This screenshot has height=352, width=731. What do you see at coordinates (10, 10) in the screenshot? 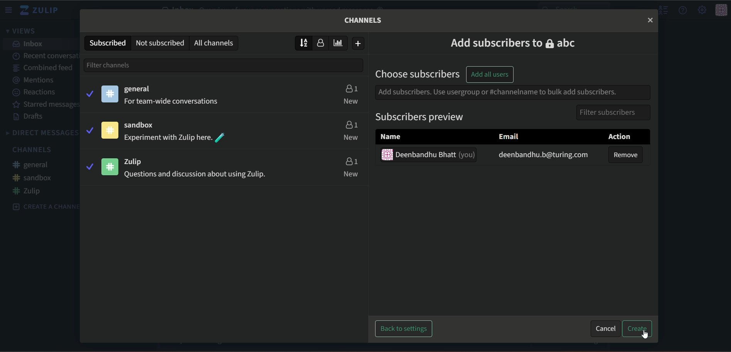
I see `menu` at bounding box center [10, 10].